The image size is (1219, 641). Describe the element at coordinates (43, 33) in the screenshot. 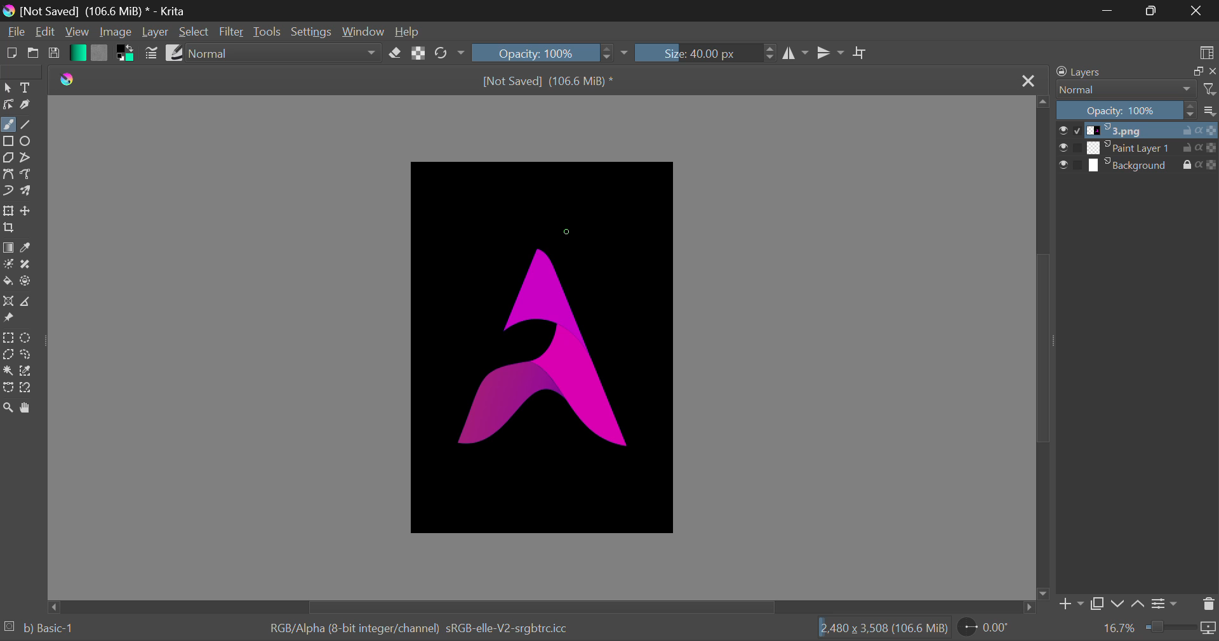

I see `Edit` at that location.